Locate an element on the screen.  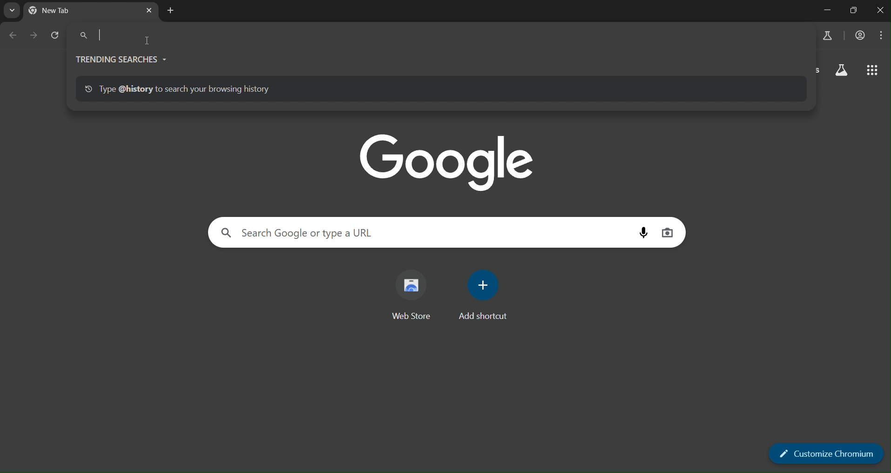
menu is located at coordinates (882, 36).